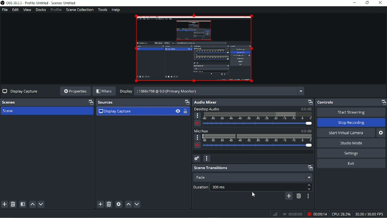  I want to click on Start streaming, so click(352, 112).